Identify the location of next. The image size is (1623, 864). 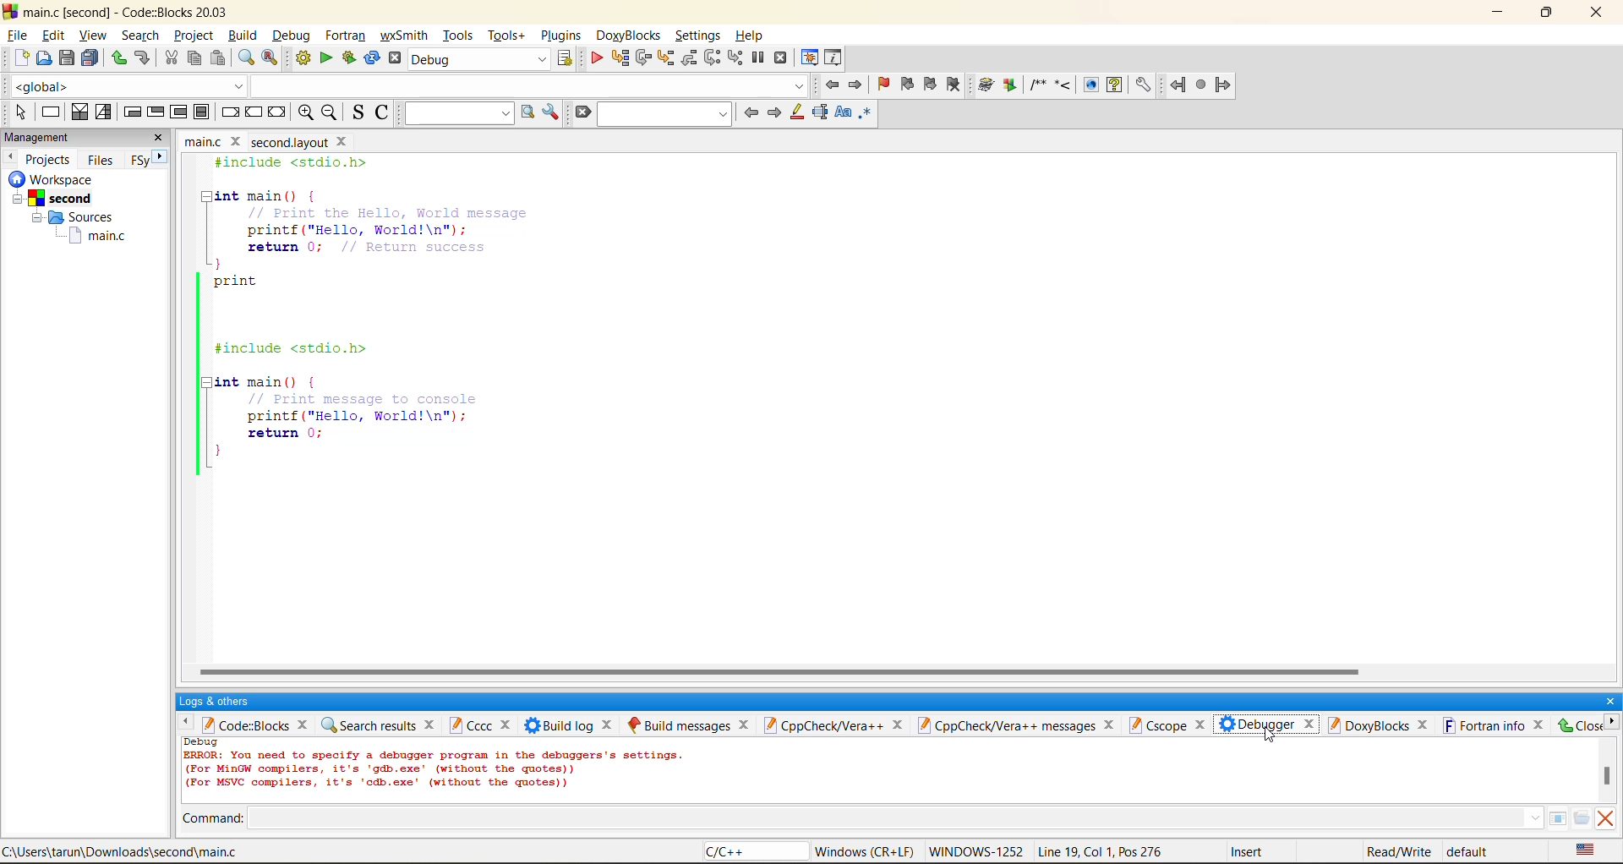
(775, 112).